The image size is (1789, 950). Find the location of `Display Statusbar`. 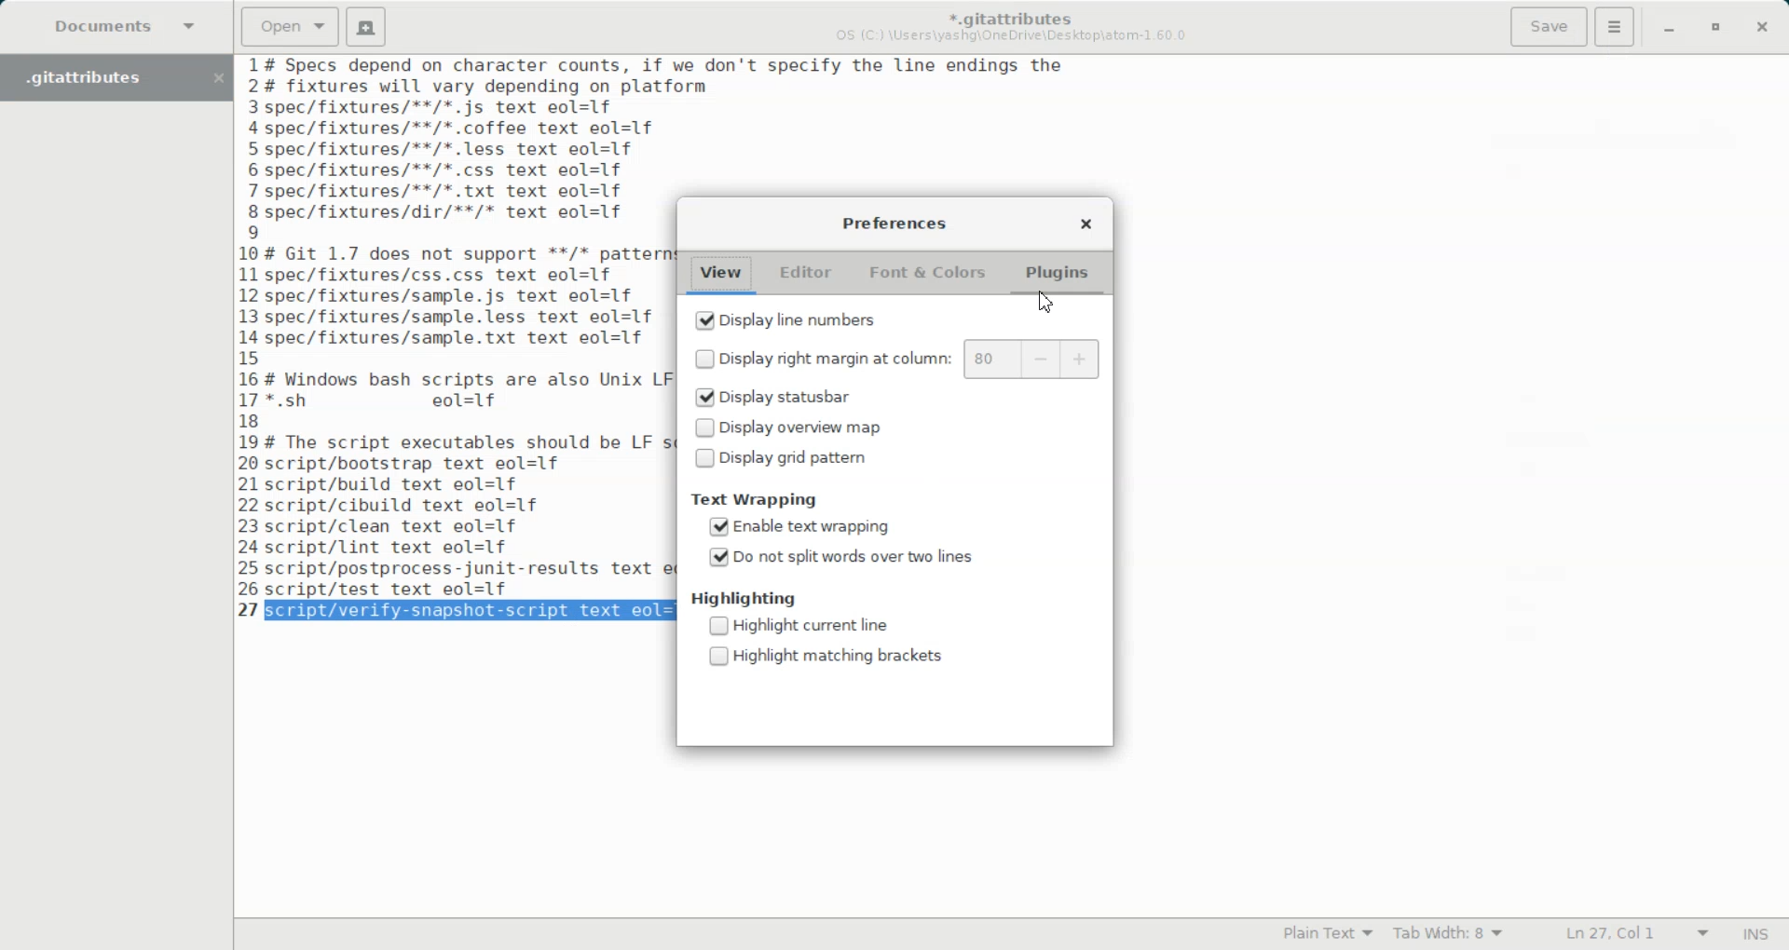

Display Statusbar is located at coordinates (816, 399).